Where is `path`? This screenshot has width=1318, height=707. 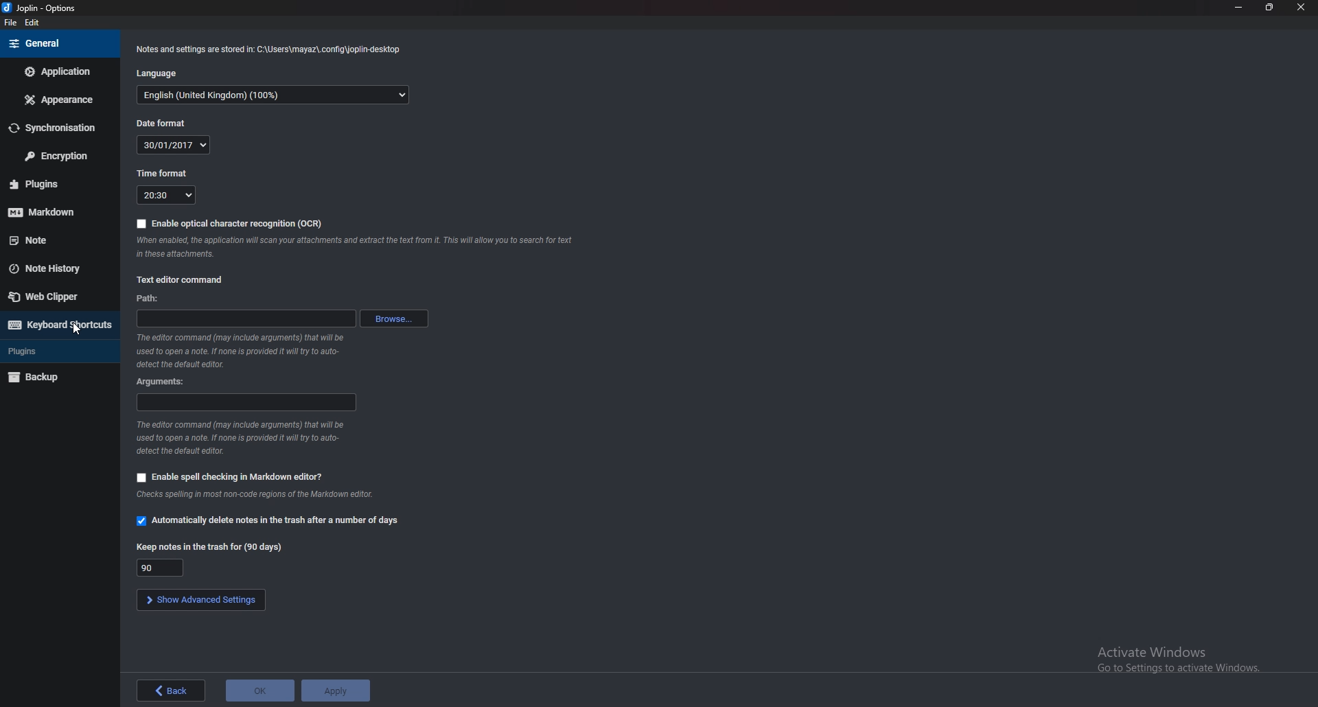 path is located at coordinates (152, 299).